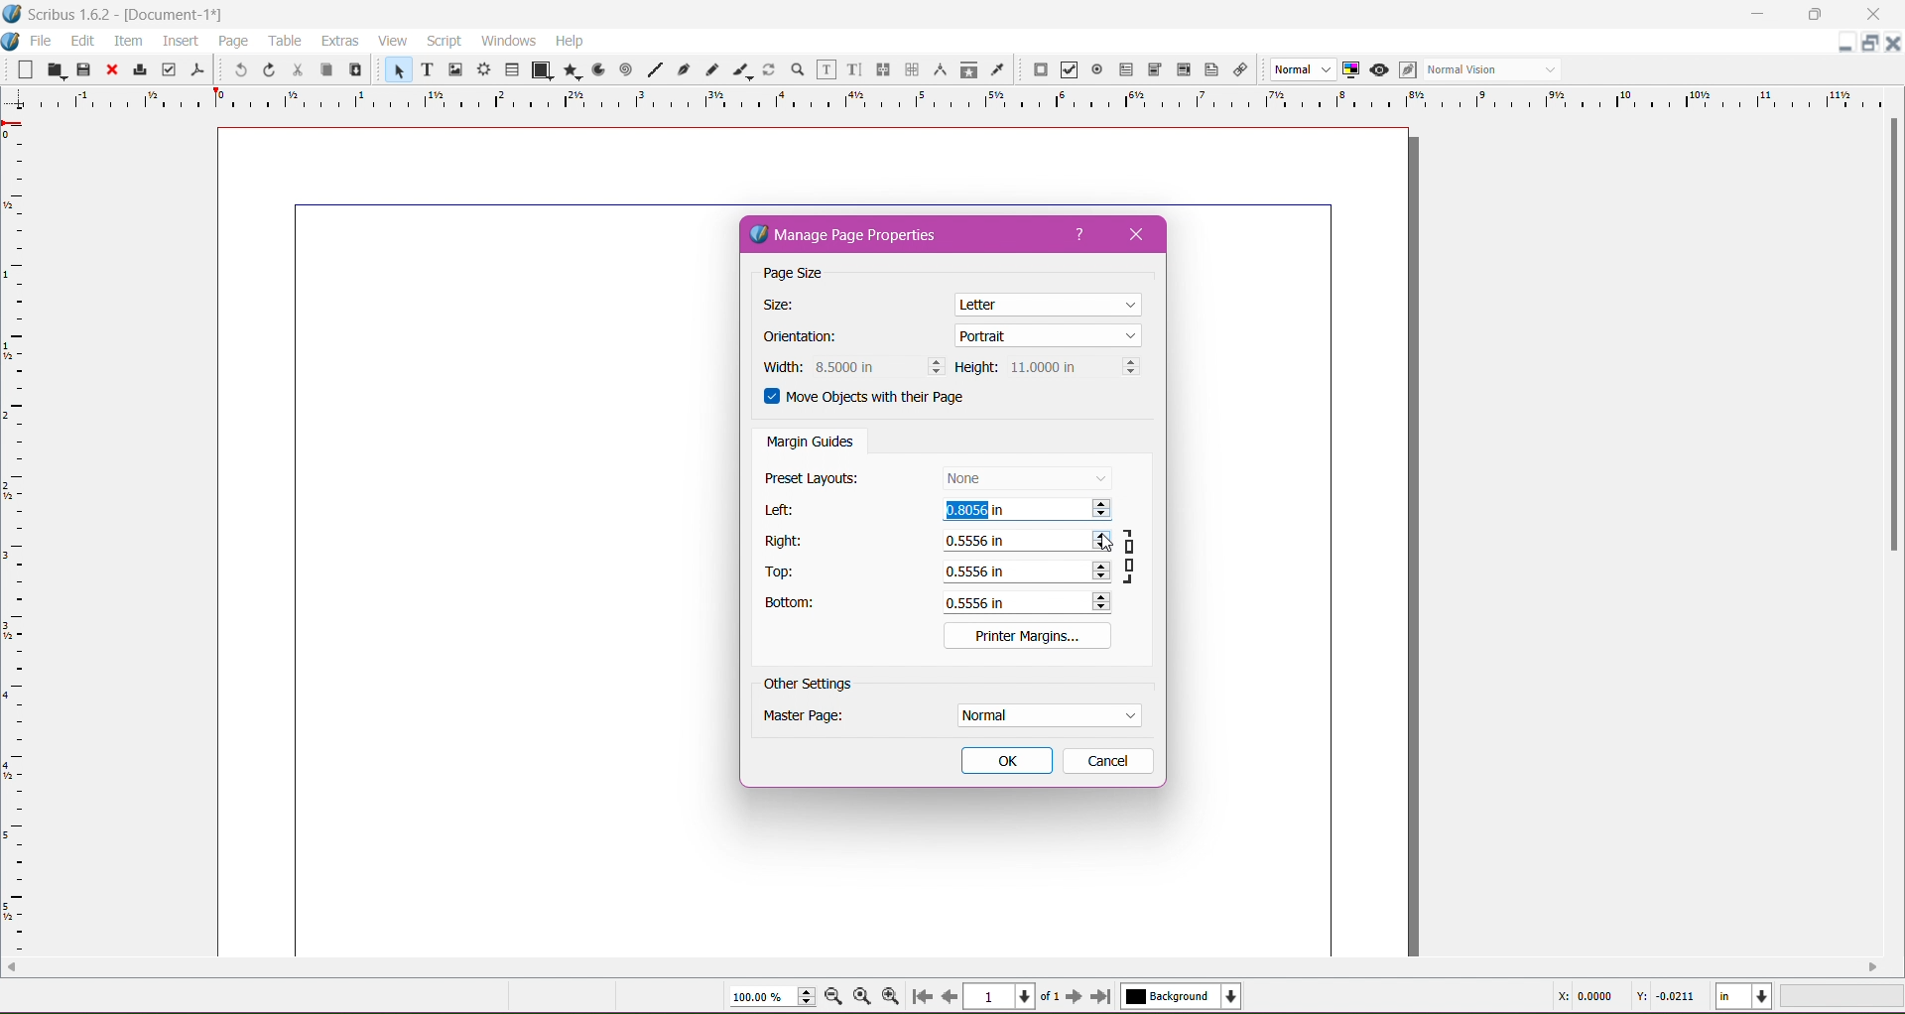 The image size is (1905, 1014). I want to click on Zoom out by the stepping value in Tools preferences, so click(834, 997).